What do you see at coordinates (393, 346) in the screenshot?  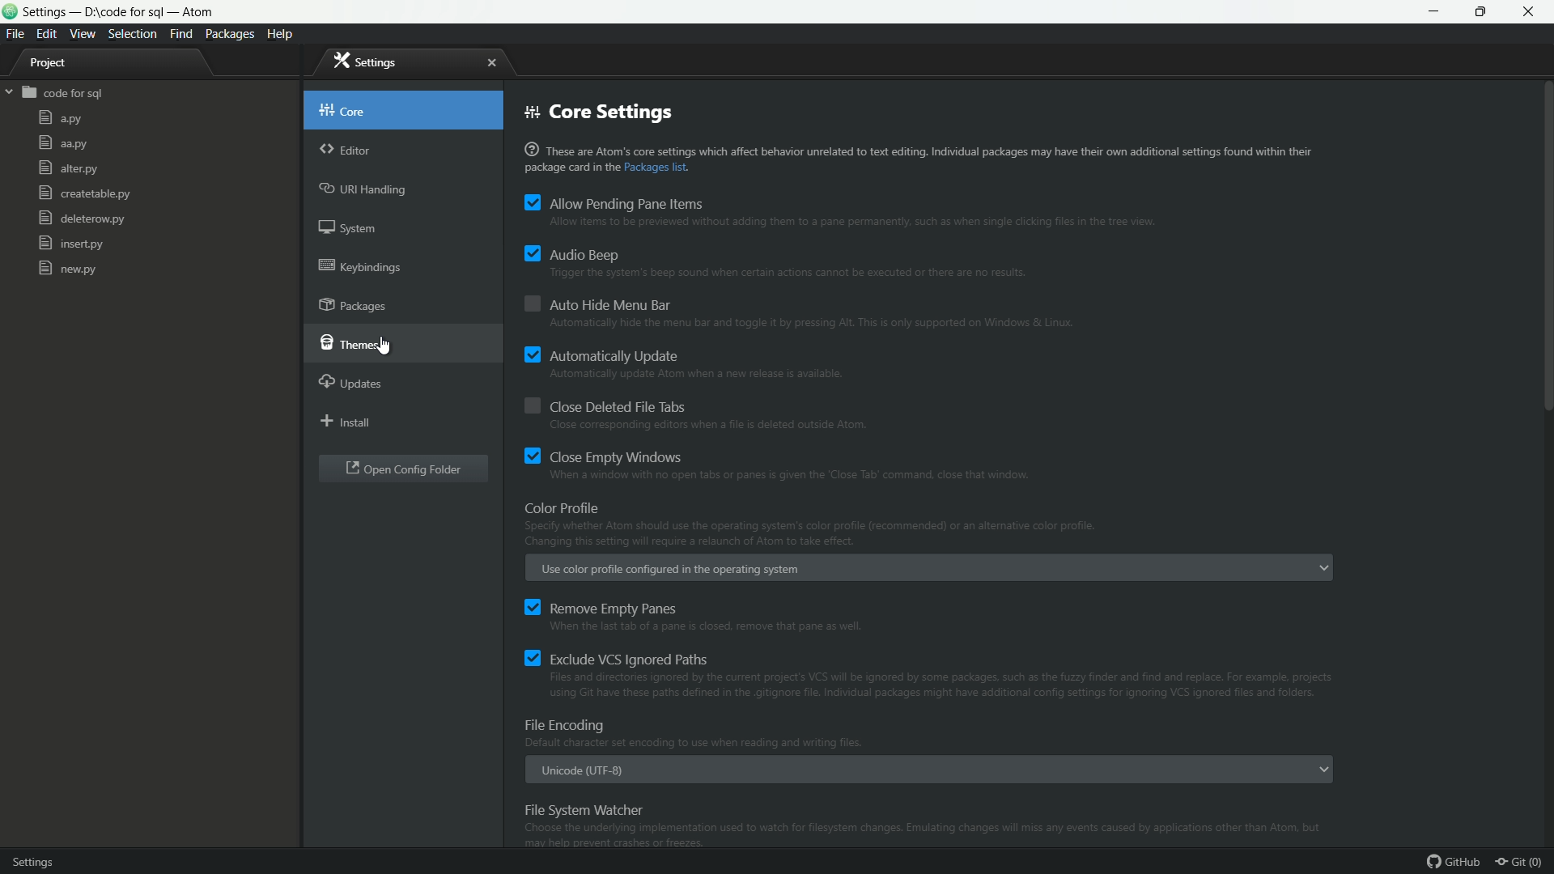 I see `cursor` at bounding box center [393, 346].